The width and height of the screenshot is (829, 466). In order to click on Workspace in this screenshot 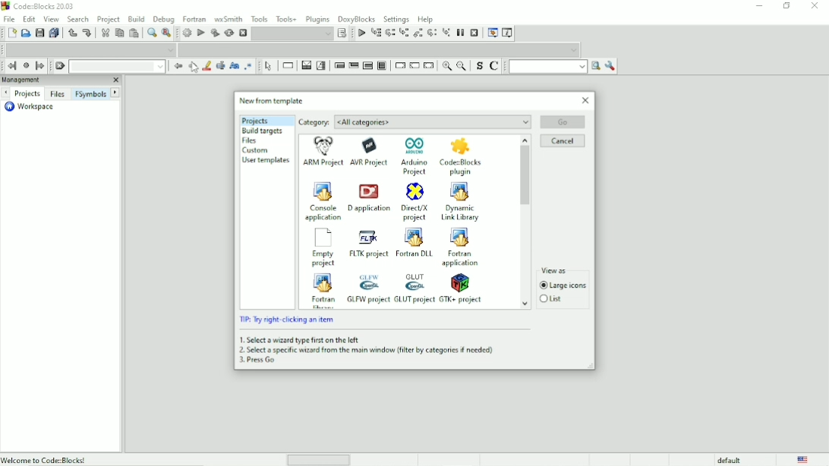, I will do `click(33, 107)`.